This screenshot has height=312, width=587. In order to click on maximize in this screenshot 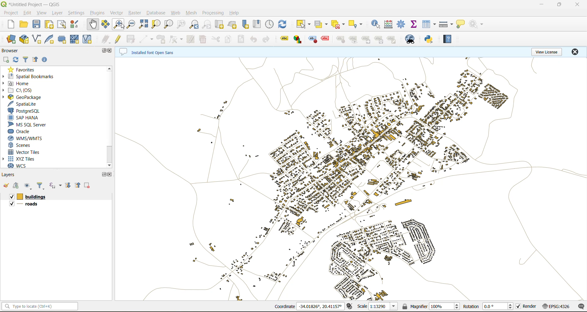, I will do `click(104, 51)`.